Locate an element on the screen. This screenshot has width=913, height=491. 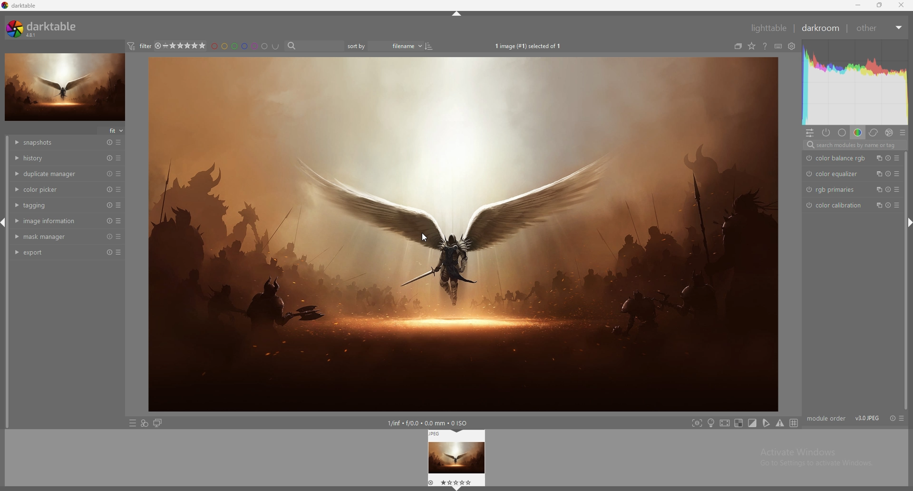
presets is located at coordinates (898, 174).